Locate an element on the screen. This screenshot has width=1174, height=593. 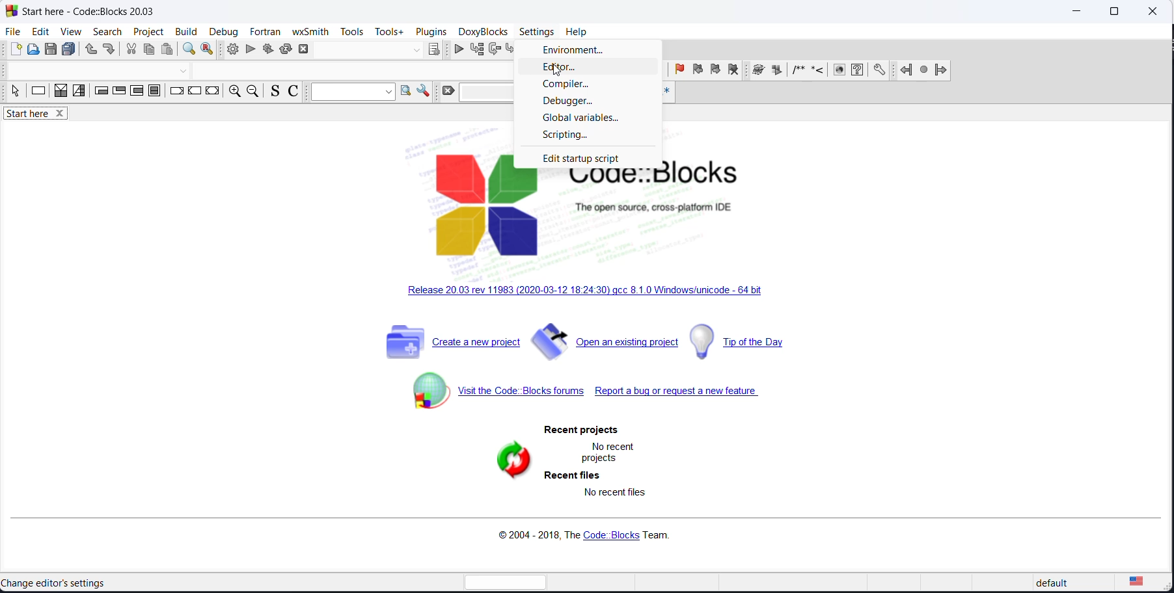
select is located at coordinates (13, 93).